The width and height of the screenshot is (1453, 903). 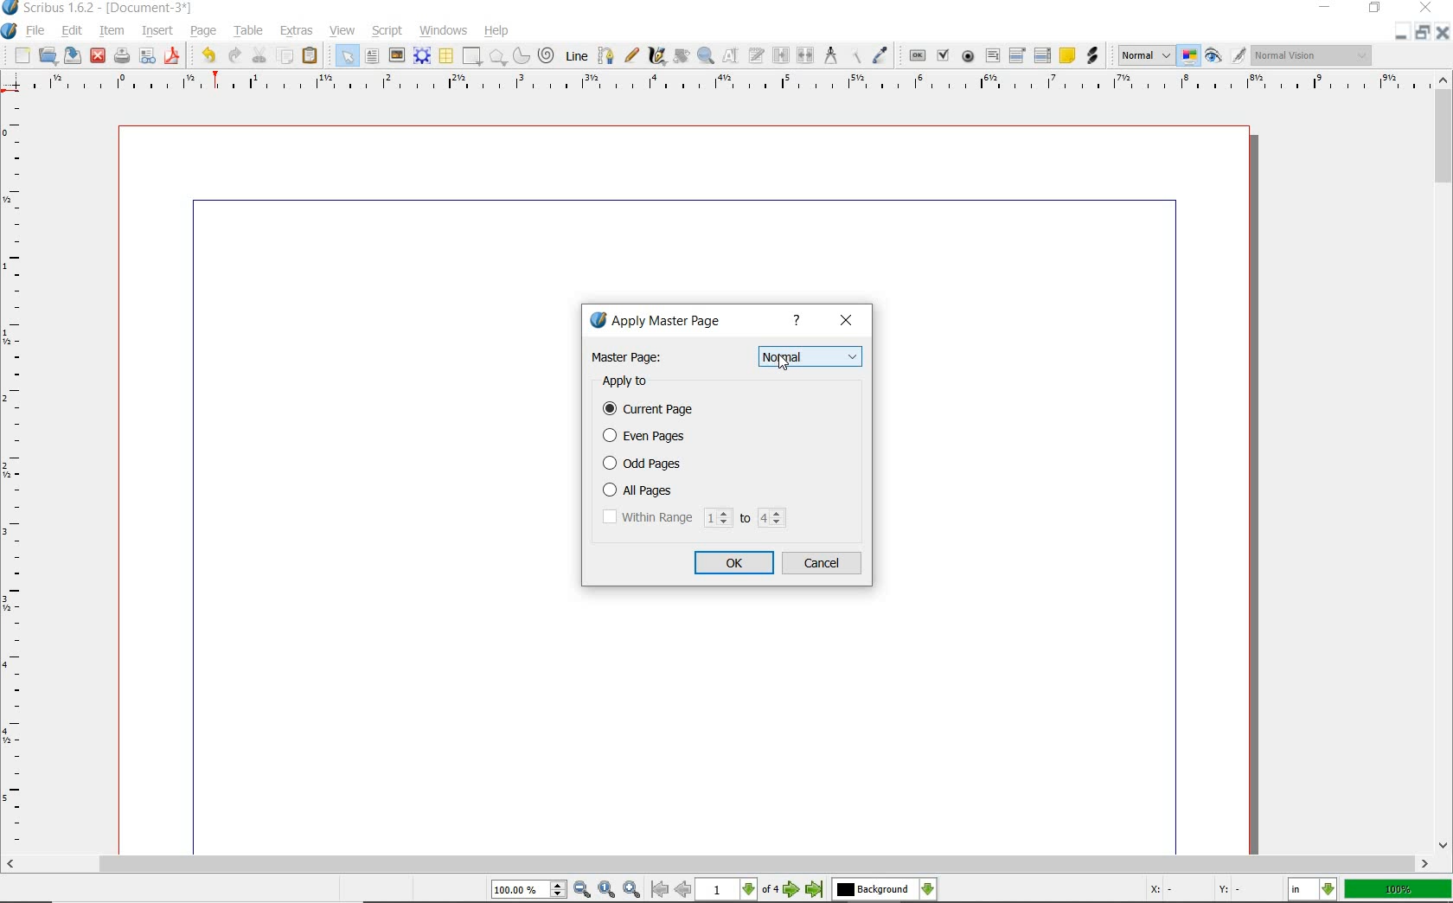 What do you see at coordinates (734, 562) in the screenshot?
I see `ok` at bounding box center [734, 562].